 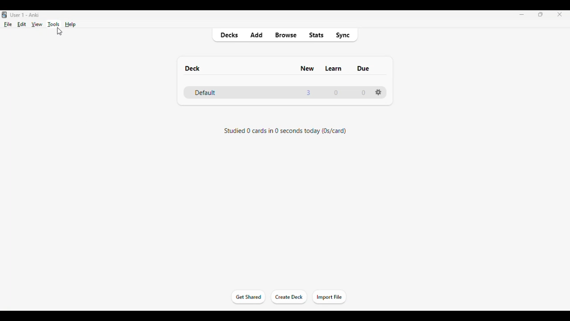 I want to click on stats, so click(x=317, y=35).